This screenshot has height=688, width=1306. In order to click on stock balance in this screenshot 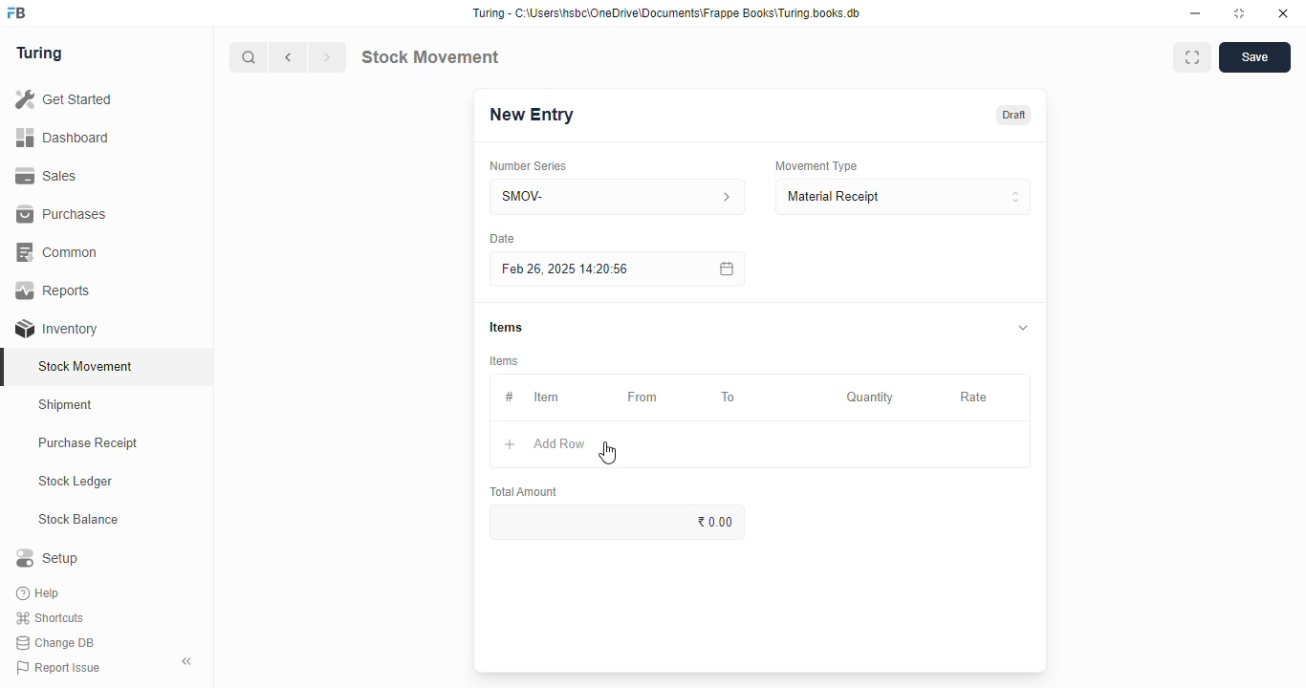, I will do `click(79, 520)`.